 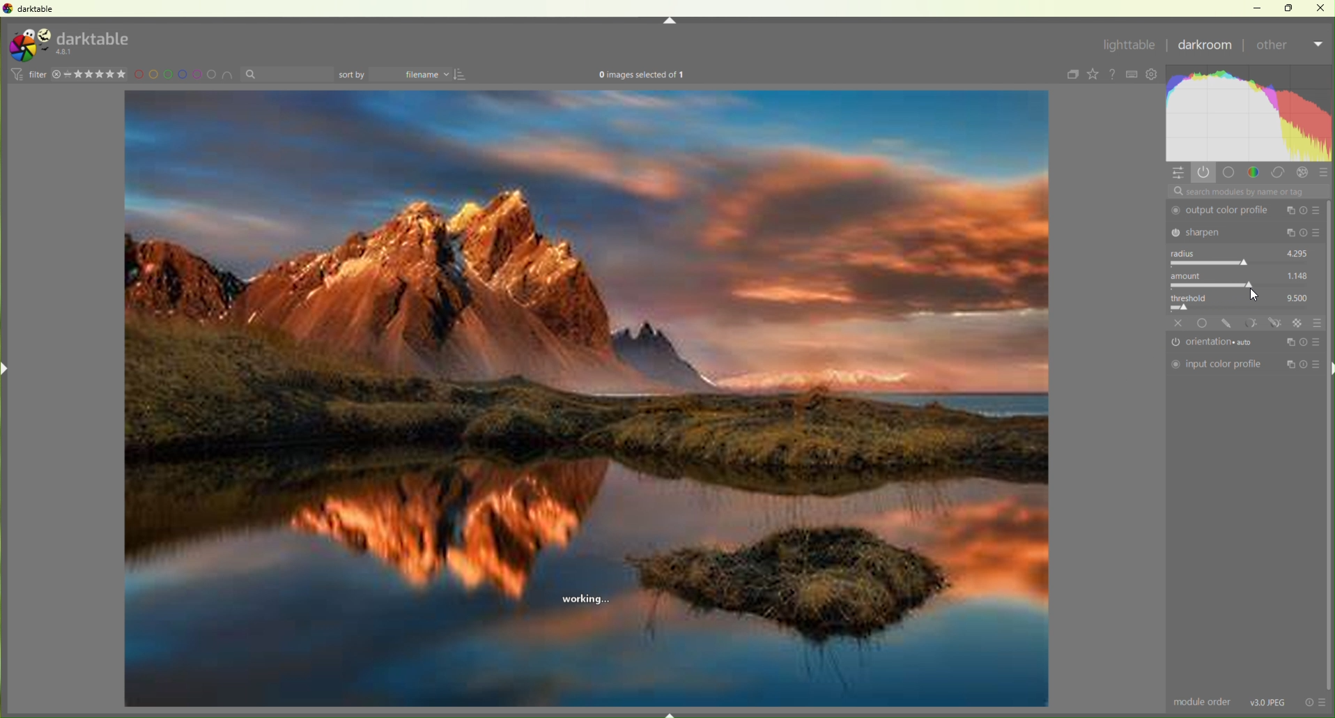 What do you see at coordinates (670, 21) in the screenshot?
I see `Collapse ` at bounding box center [670, 21].